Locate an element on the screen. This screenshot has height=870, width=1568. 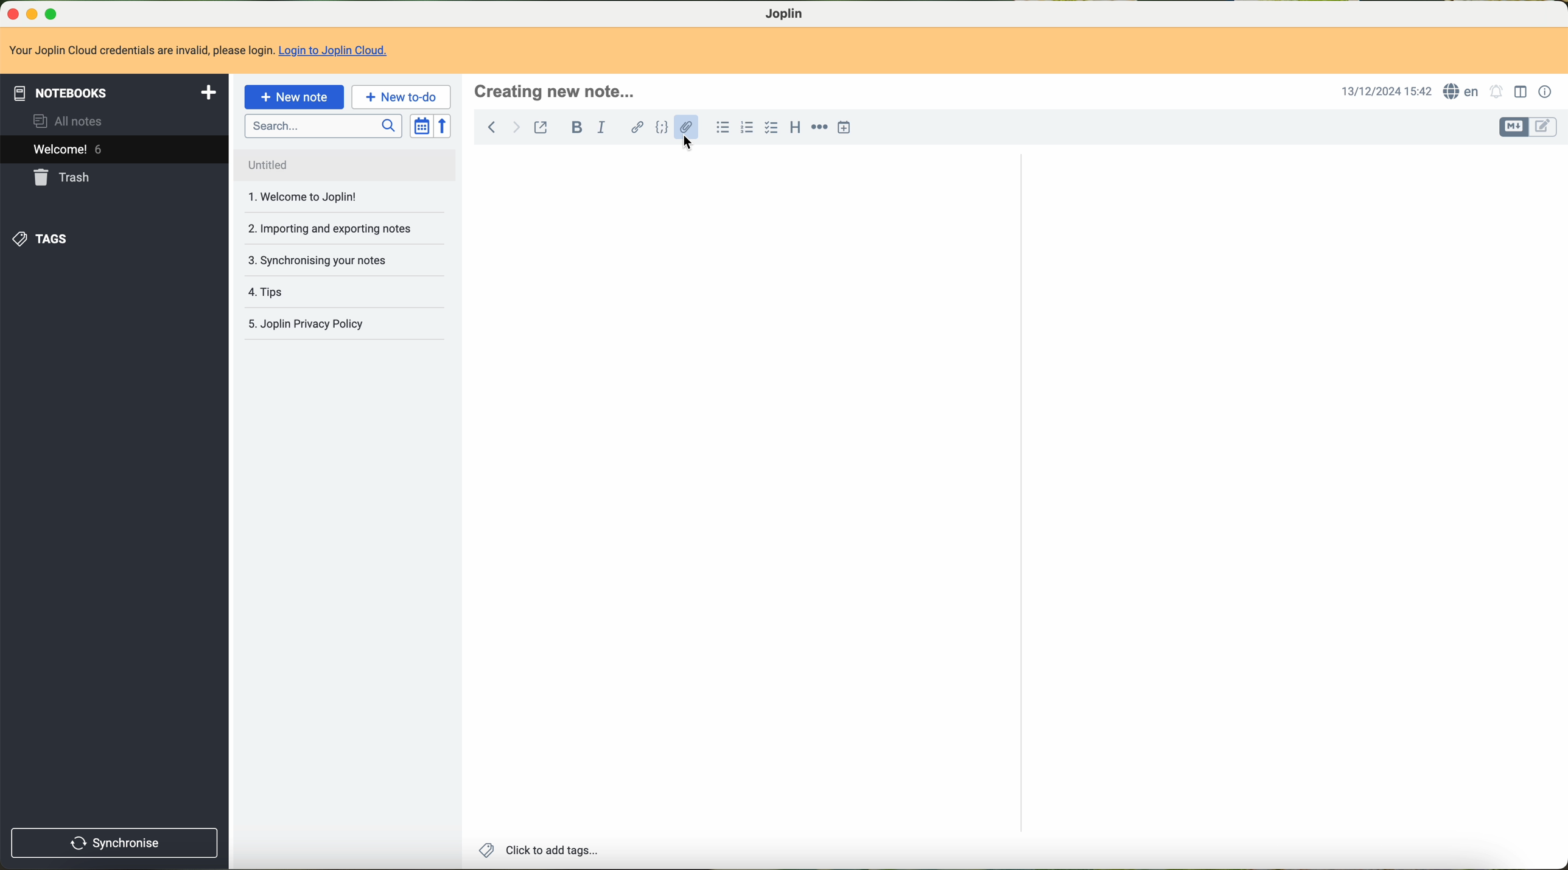
checkbox is located at coordinates (770, 128).